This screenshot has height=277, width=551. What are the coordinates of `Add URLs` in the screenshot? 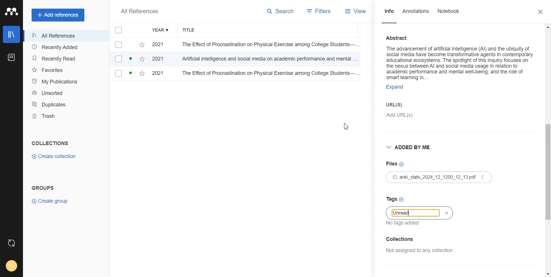 It's located at (431, 118).